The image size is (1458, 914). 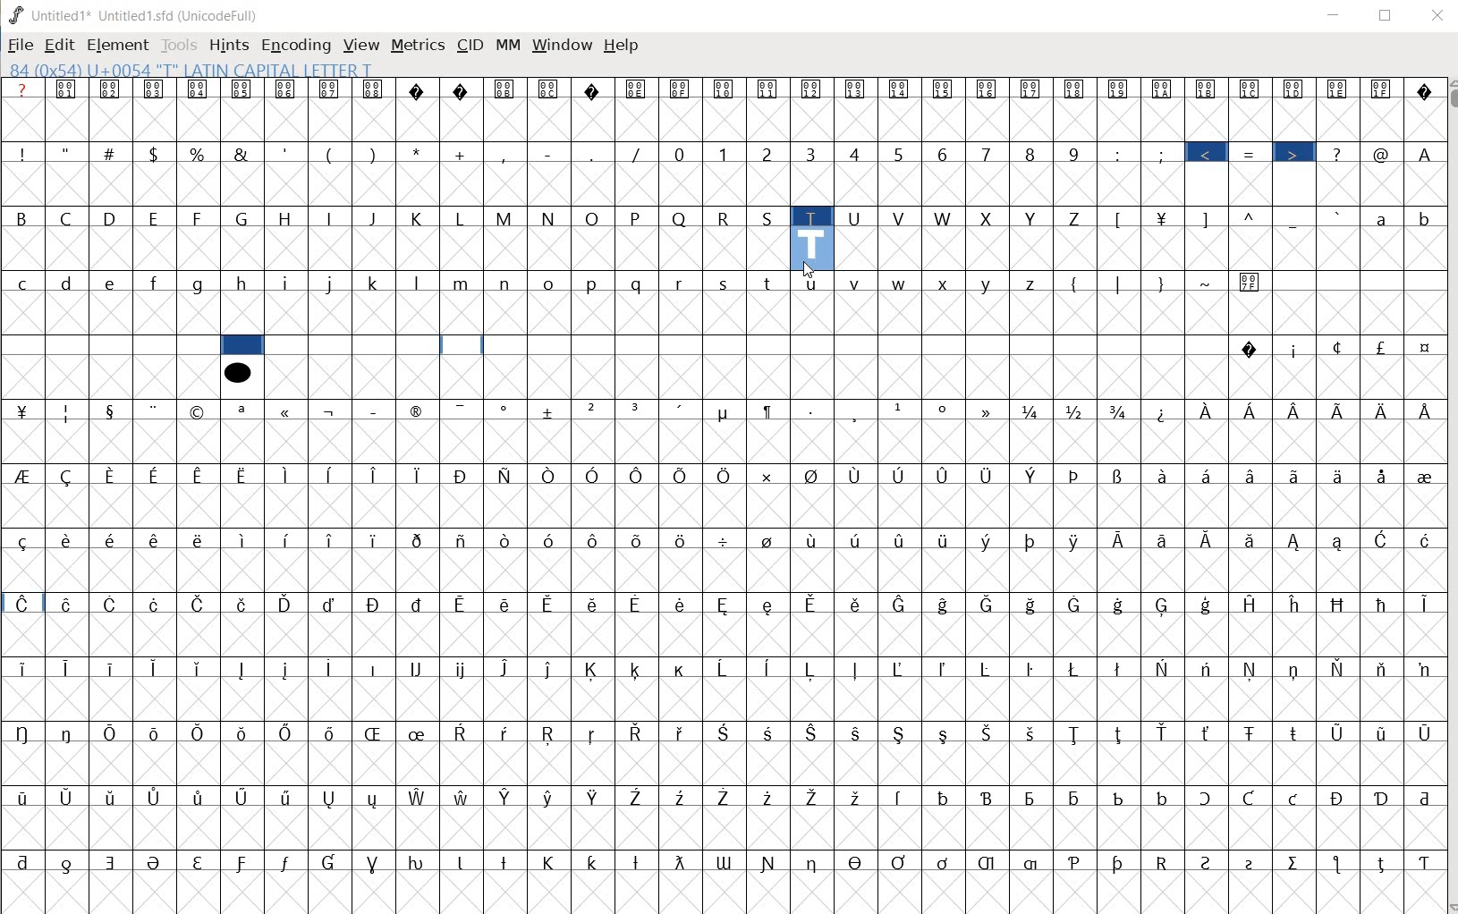 I want to click on Symbol, so click(x=552, y=412).